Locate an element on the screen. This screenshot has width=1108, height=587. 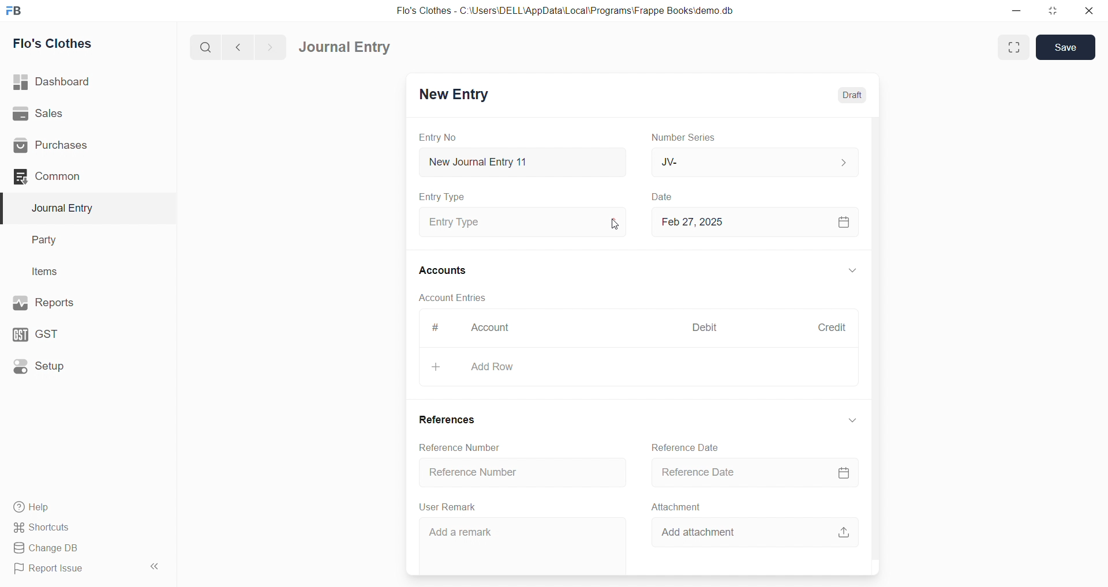
GST is located at coordinates (63, 334).